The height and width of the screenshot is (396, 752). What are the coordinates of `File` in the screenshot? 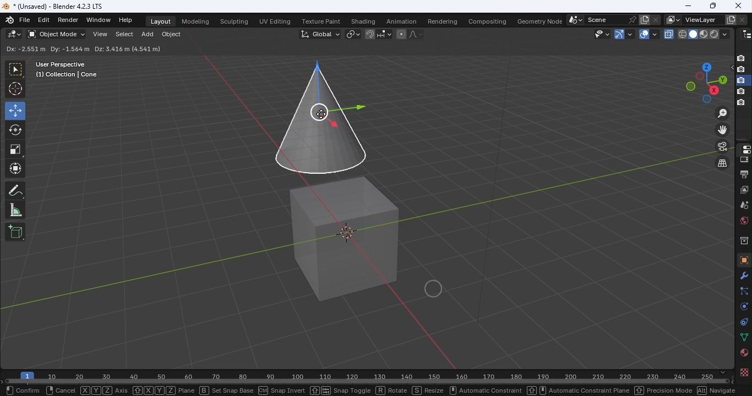 It's located at (25, 20).